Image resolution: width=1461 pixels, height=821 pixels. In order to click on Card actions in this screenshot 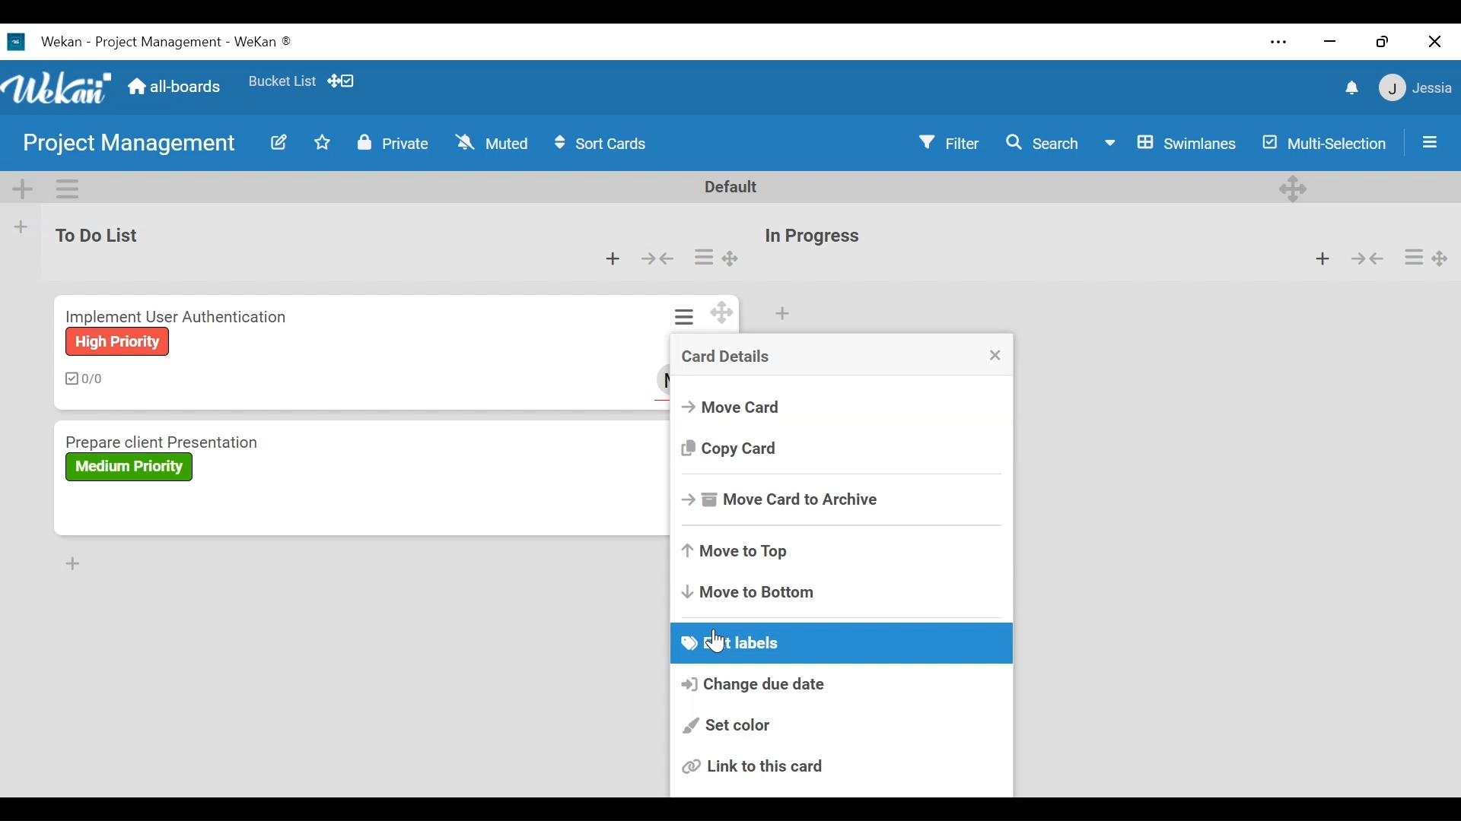, I will do `click(1412, 258)`.